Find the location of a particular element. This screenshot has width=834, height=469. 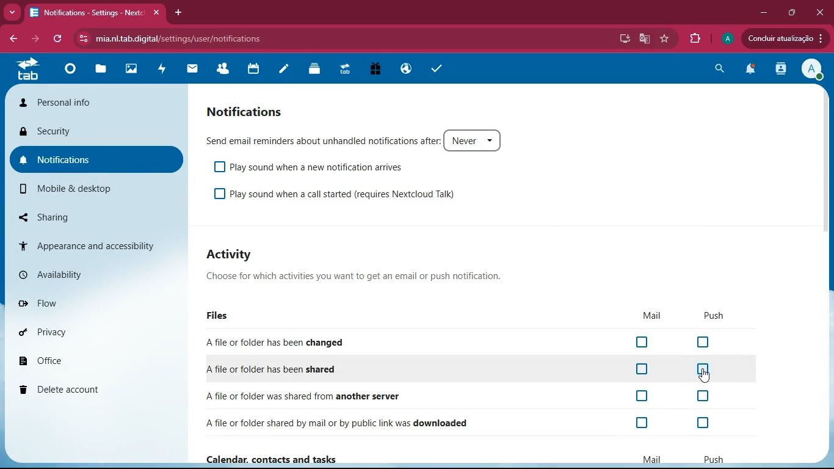

tasks is located at coordinates (437, 68).